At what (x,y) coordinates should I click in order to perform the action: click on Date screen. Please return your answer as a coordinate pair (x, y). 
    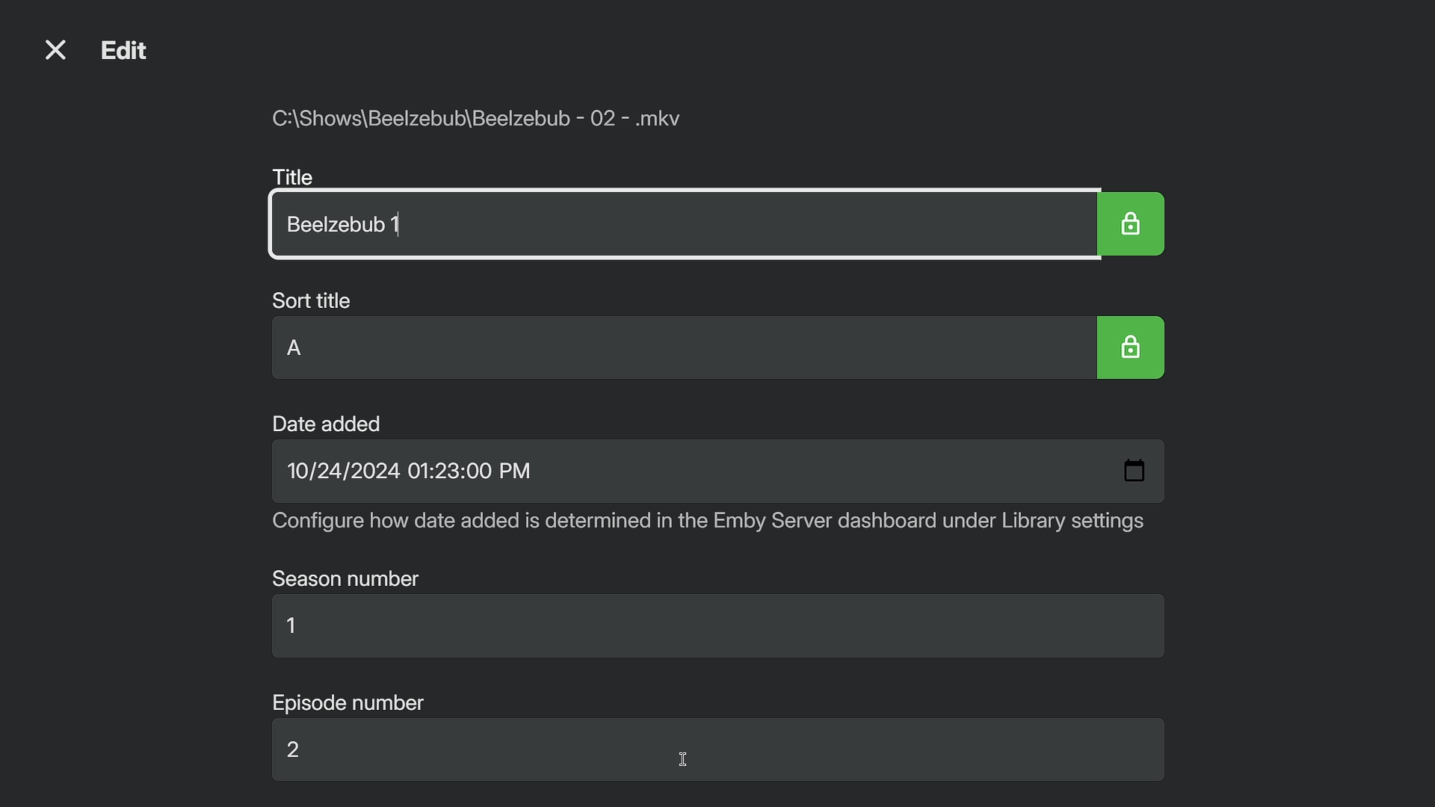
    Looking at the image, I should click on (1132, 469).